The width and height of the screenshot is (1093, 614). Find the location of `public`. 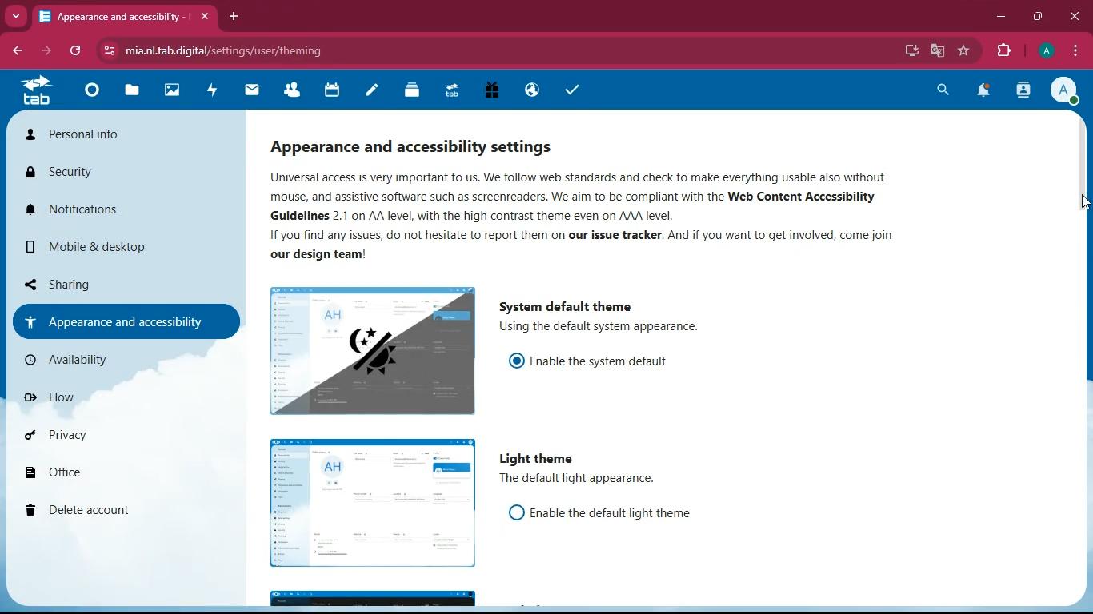

public is located at coordinates (534, 91).